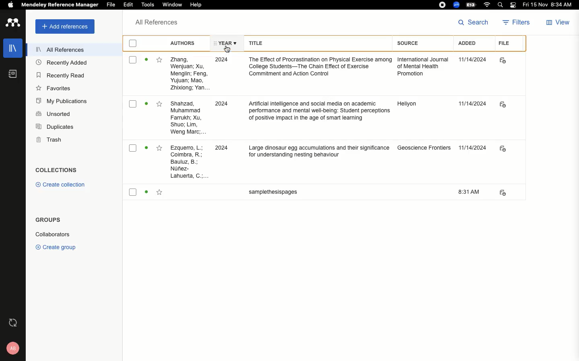  What do you see at coordinates (12, 347) in the screenshot?
I see `Account and help` at bounding box center [12, 347].